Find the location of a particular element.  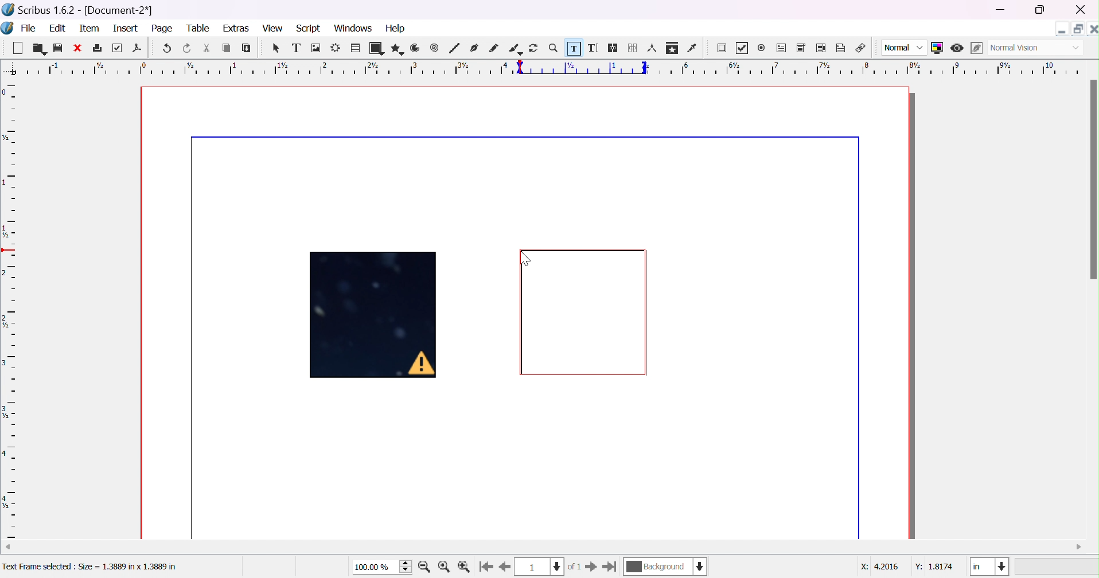

restore down is located at coordinates (1076, 26).